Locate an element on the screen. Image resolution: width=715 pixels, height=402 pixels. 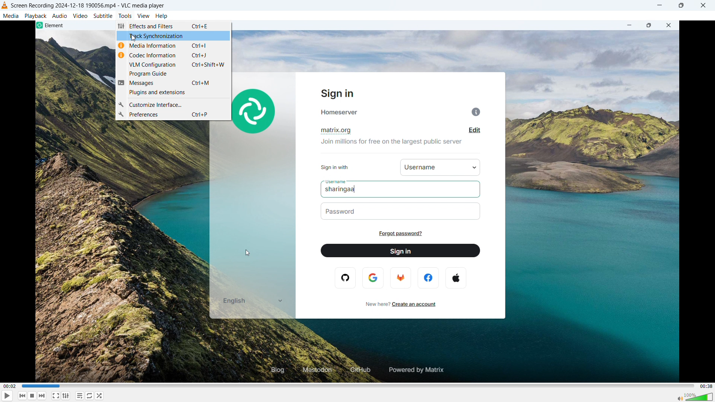
plugins and extension is located at coordinates (174, 92).